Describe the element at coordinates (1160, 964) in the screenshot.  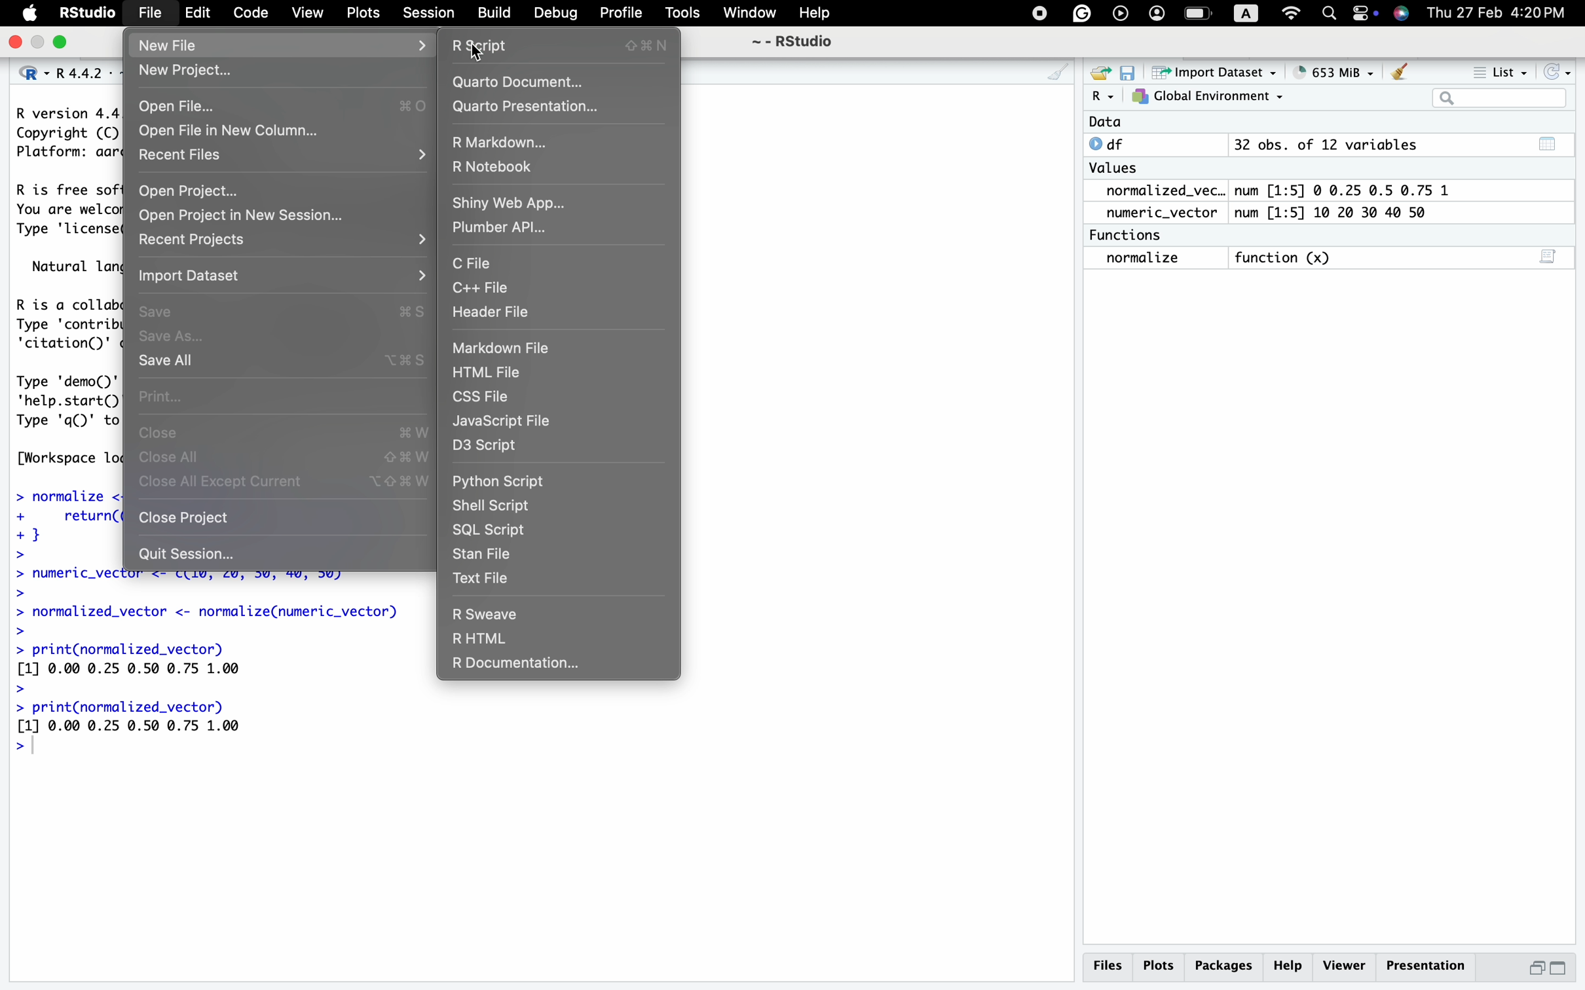
I see `Plots` at that location.